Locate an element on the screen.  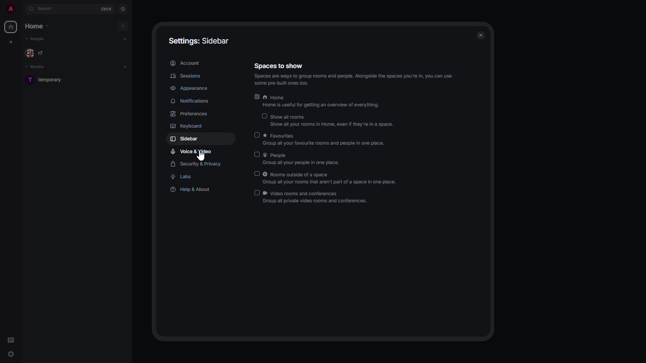
r7 is located at coordinates (38, 52).